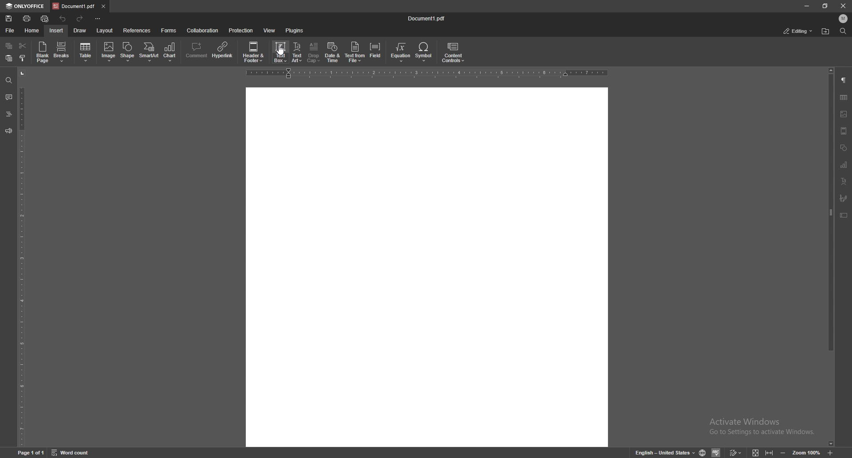 Image resolution: width=852 pixels, height=458 pixels. I want to click on close tab, so click(103, 6).